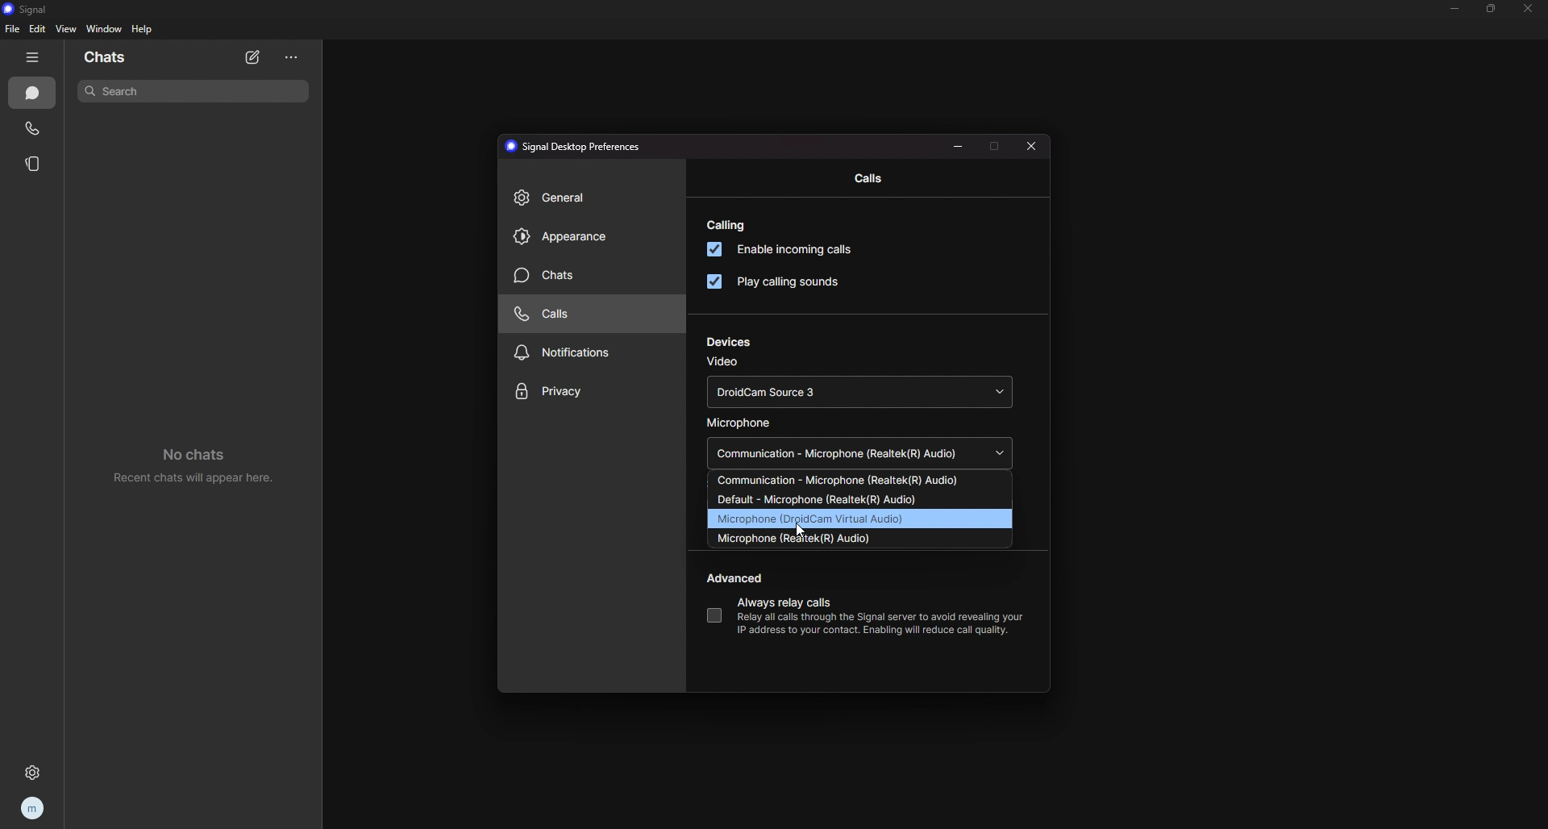 The width and height of the screenshot is (1548, 829). What do you see at coordinates (191, 464) in the screenshot?
I see `no chats` at bounding box center [191, 464].